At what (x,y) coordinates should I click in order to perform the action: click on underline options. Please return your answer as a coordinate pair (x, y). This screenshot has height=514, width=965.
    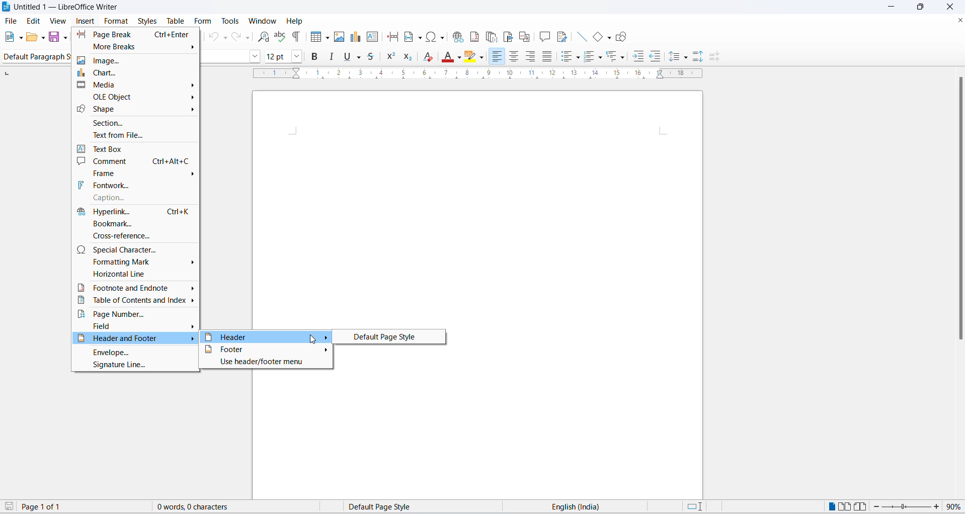
    Looking at the image, I should click on (361, 57).